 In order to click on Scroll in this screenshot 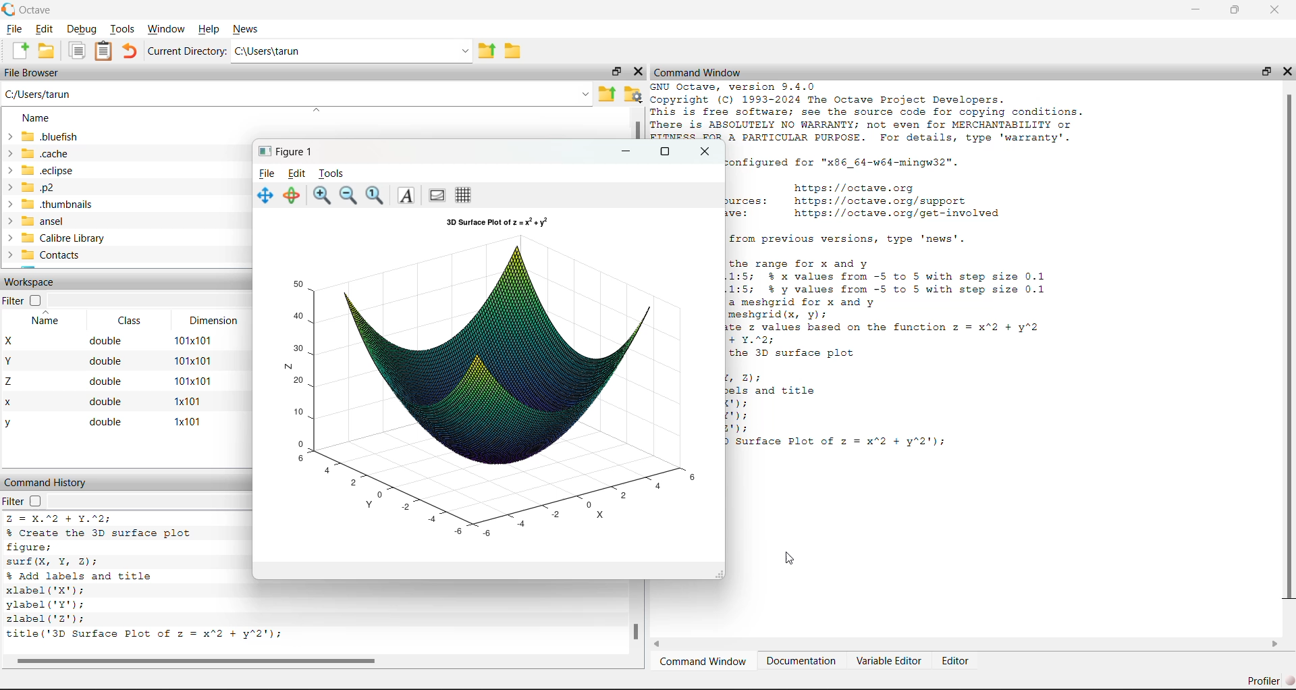, I will do `click(967, 643)`.